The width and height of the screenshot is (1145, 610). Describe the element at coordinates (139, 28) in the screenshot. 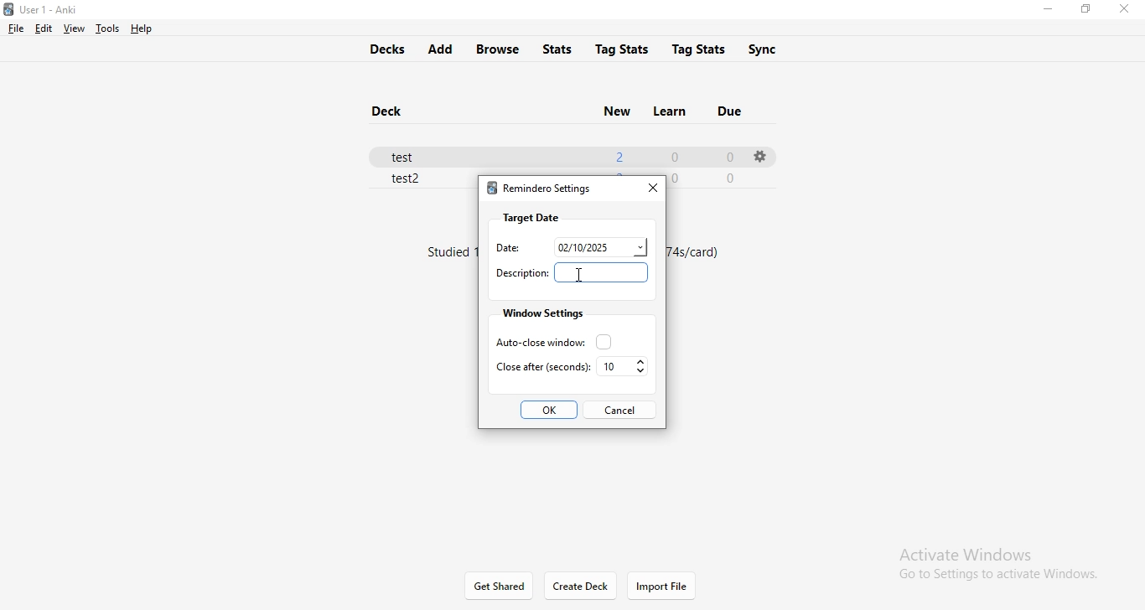

I see `help` at that location.